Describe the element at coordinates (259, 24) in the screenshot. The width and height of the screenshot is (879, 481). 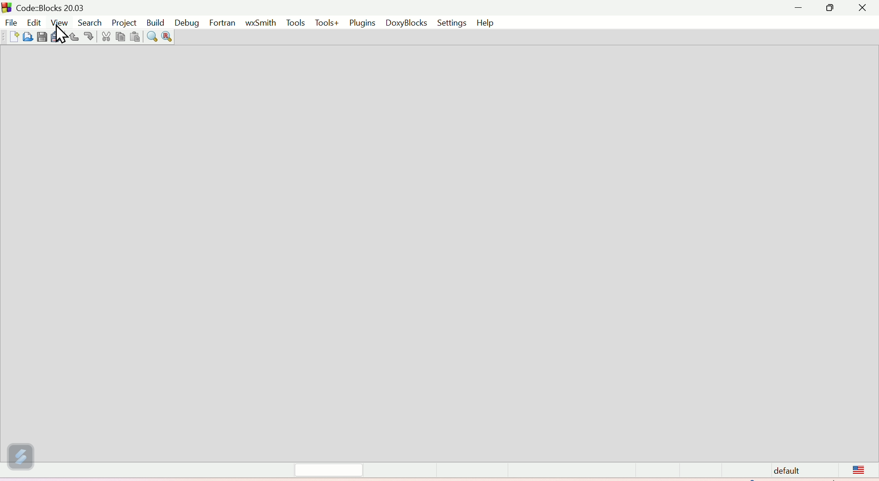
I see `wxSmith` at that location.